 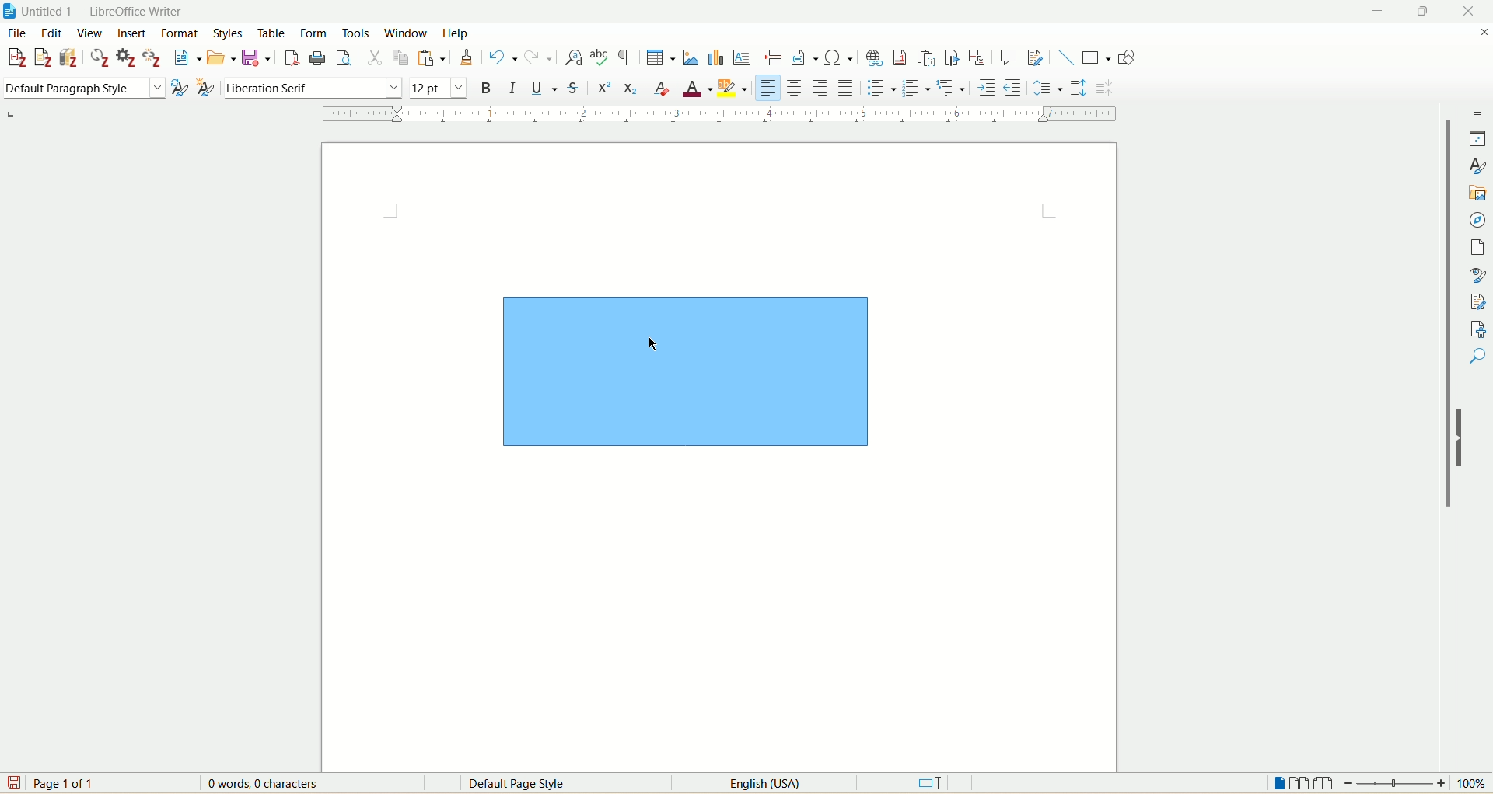 I want to click on hide, so click(x=1458, y=440).